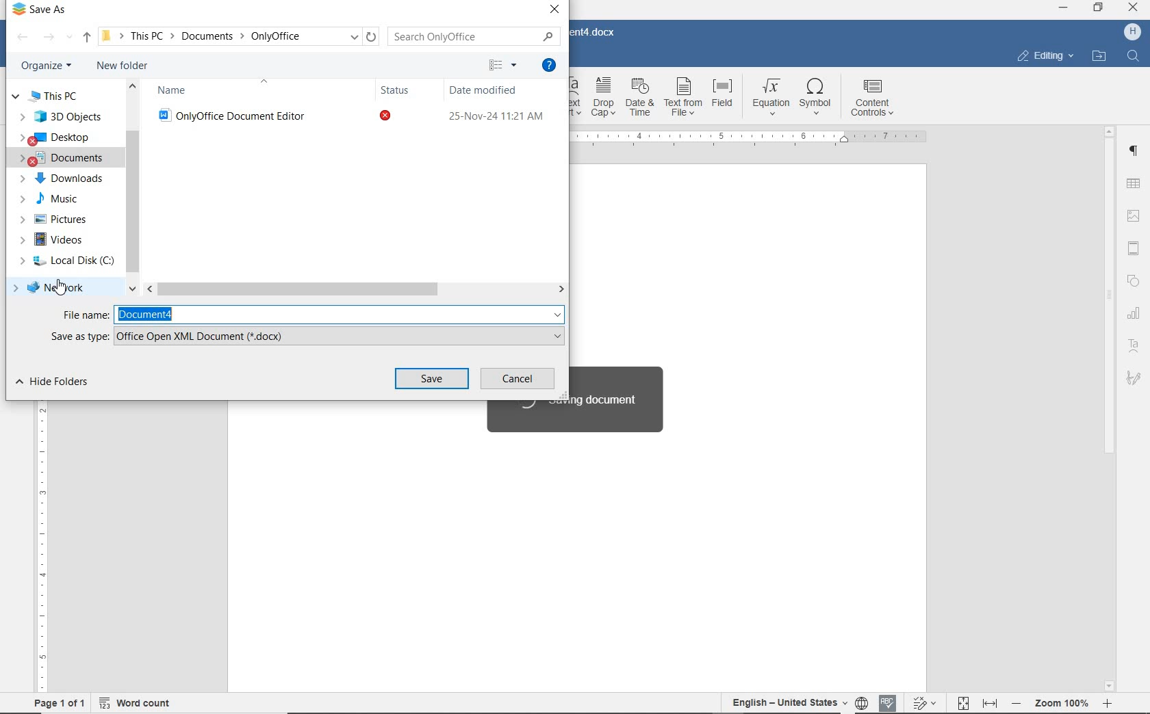 Image resolution: width=1150 pixels, height=714 pixels. What do you see at coordinates (40, 544) in the screenshot?
I see `ruler` at bounding box center [40, 544].